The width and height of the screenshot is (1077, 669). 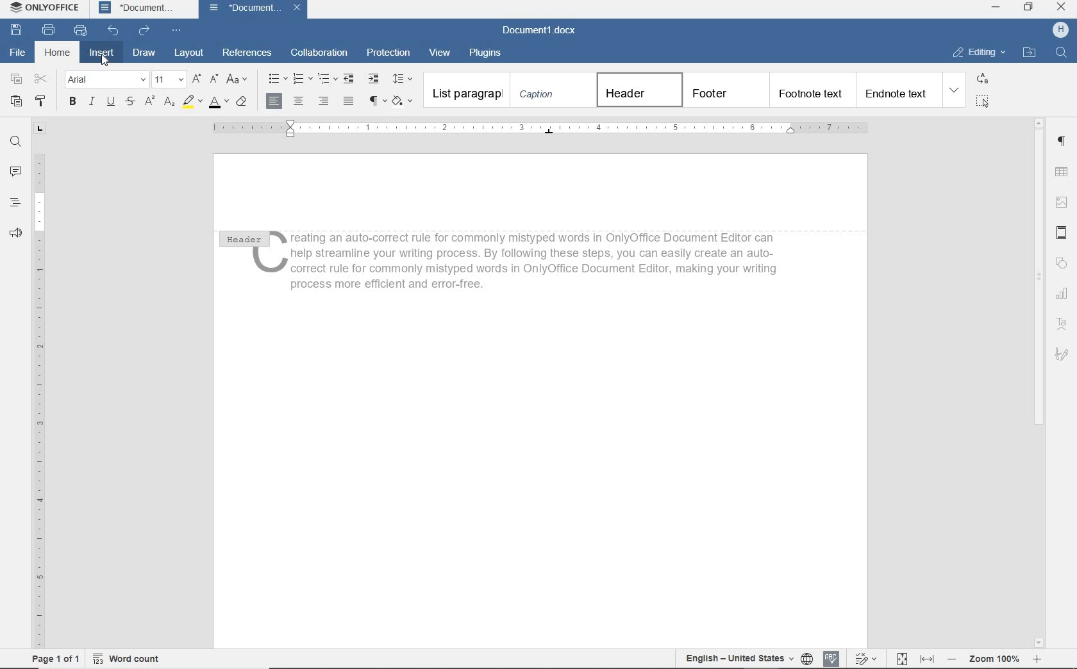 What do you see at coordinates (1061, 202) in the screenshot?
I see `IMAGE` at bounding box center [1061, 202].